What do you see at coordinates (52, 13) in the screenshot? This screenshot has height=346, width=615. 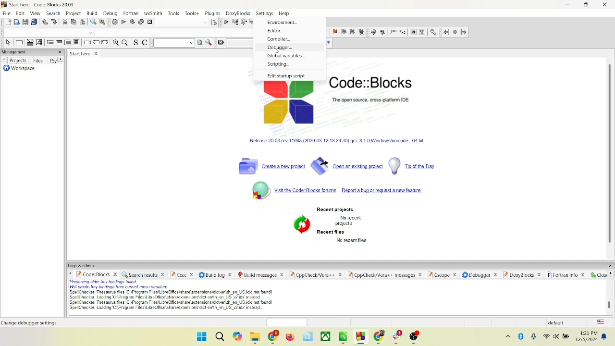 I see `search` at bounding box center [52, 13].